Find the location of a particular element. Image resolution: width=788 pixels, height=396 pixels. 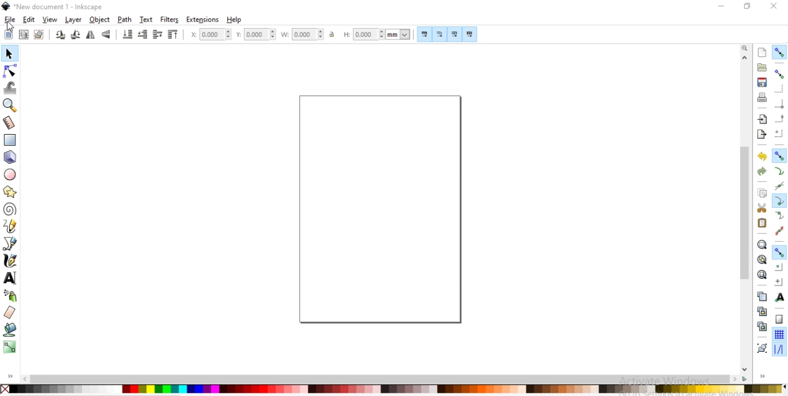

create and edit gradients is located at coordinates (10, 347).